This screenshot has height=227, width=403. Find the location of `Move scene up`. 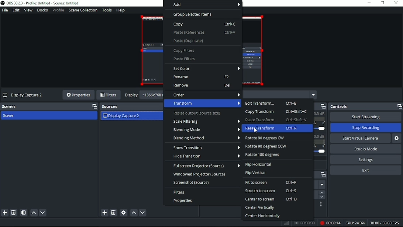

Move scene up is located at coordinates (34, 213).